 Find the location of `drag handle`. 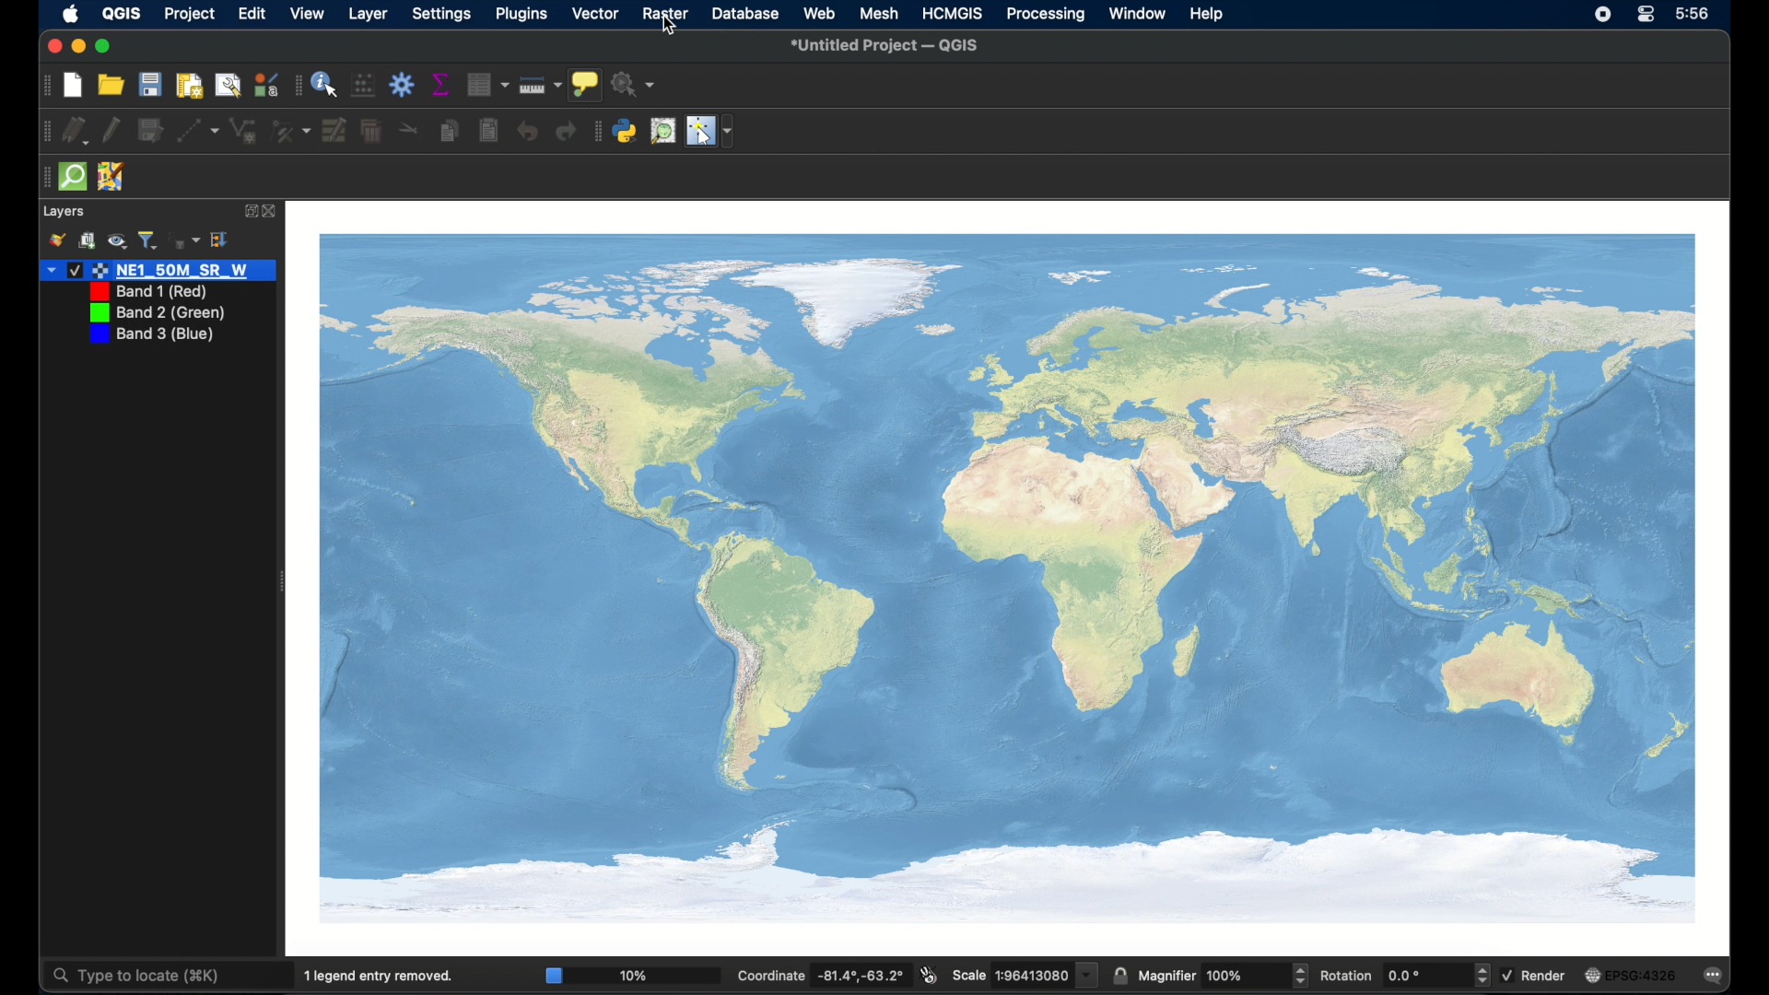

drag handle is located at coordinates (295, 85).